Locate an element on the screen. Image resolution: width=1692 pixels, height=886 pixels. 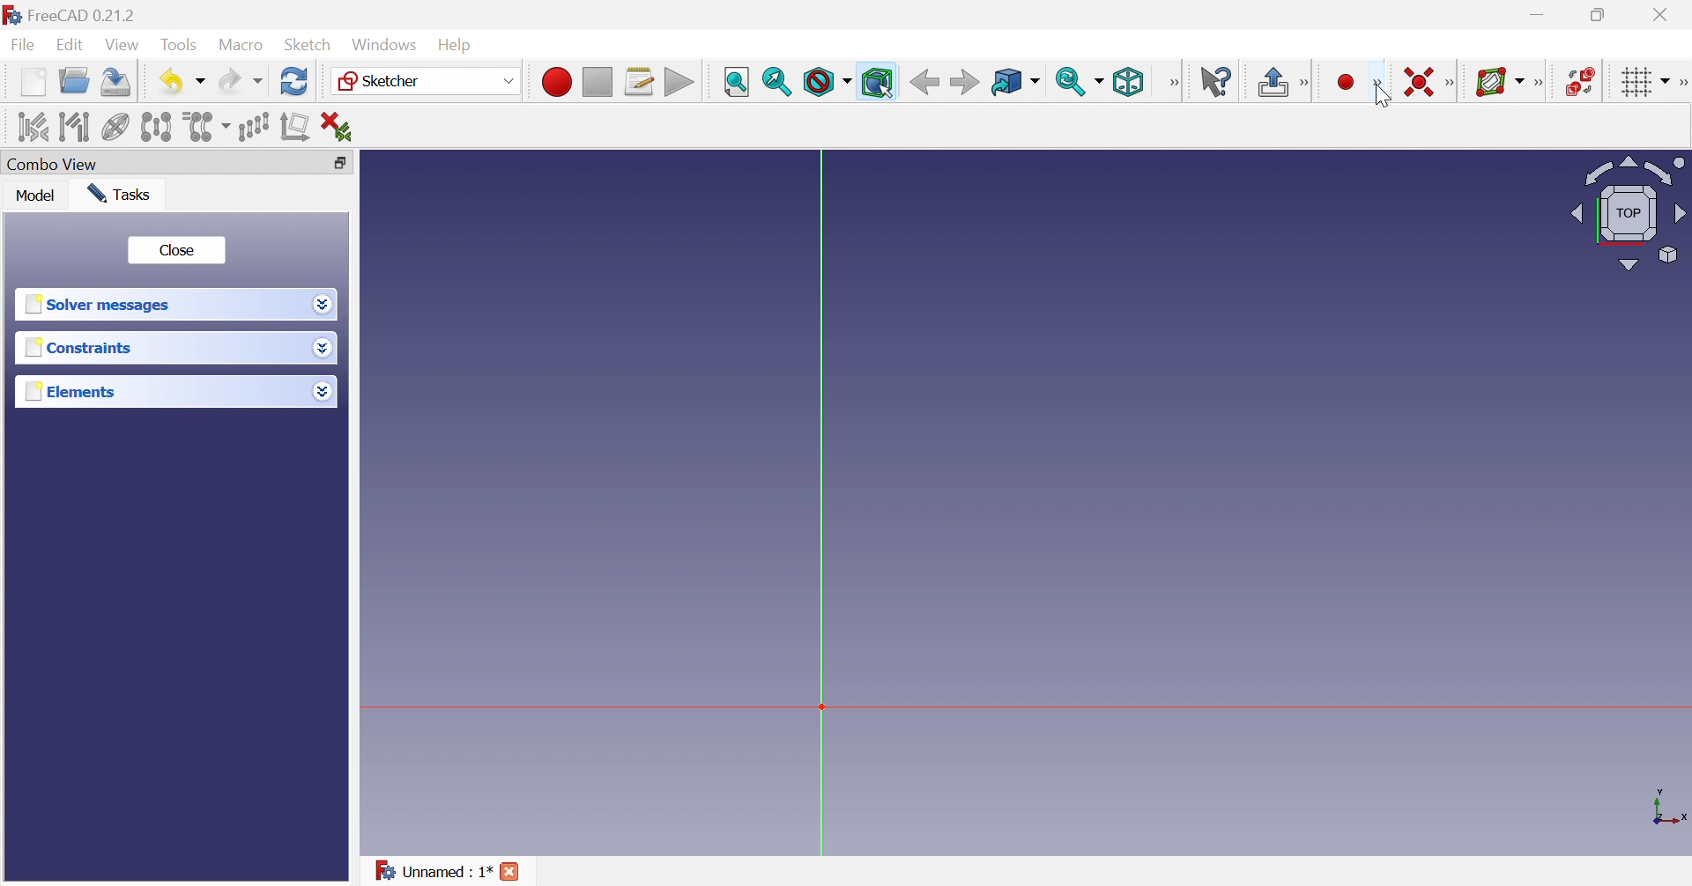
Show/hide B-spline information layer is located at coordinates (1498, 82).